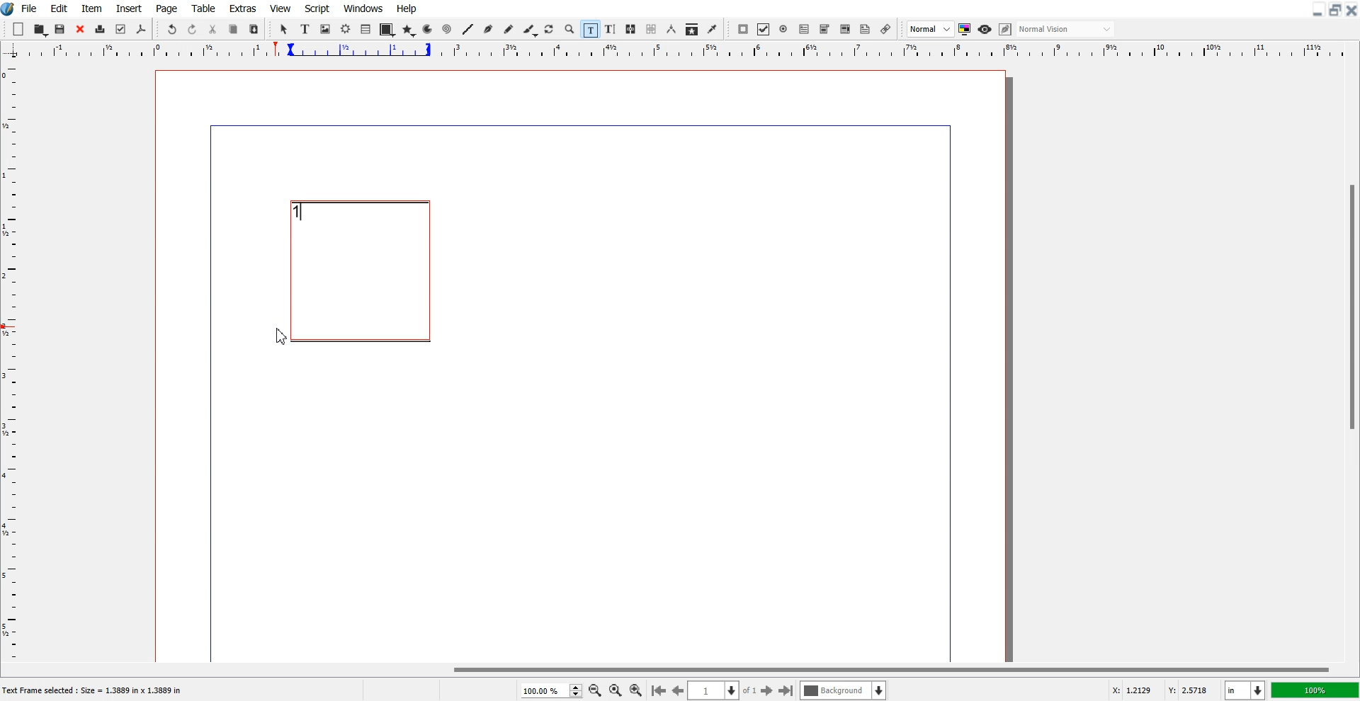 The image size is (1360, 701). Describe the element at coordinates (804, 29) in the screenshot. I see `PDF Text Box` at that location.